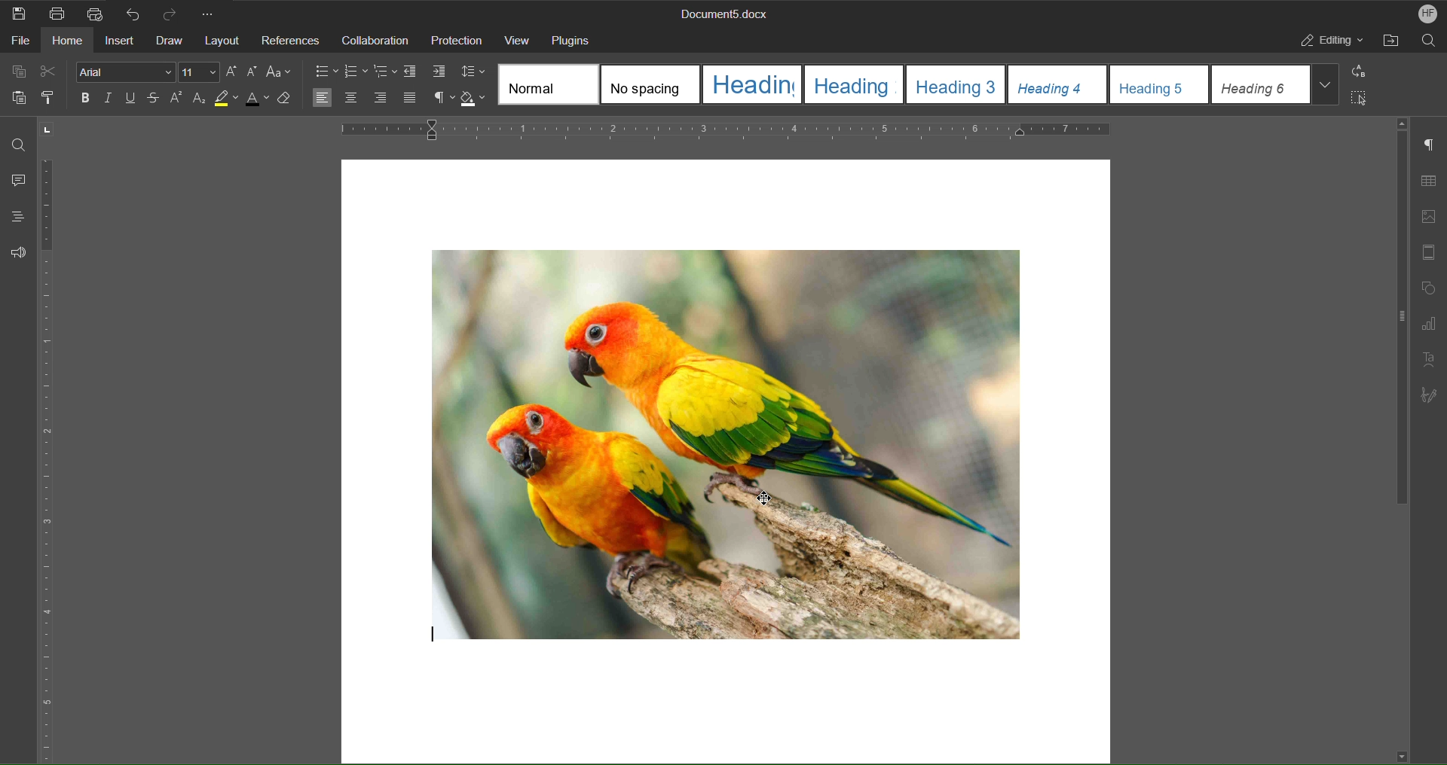 The image size is (1447, 765). Describe the element at coordinates (234, 72) in the screenshot. I see `Increase Size` at that location.